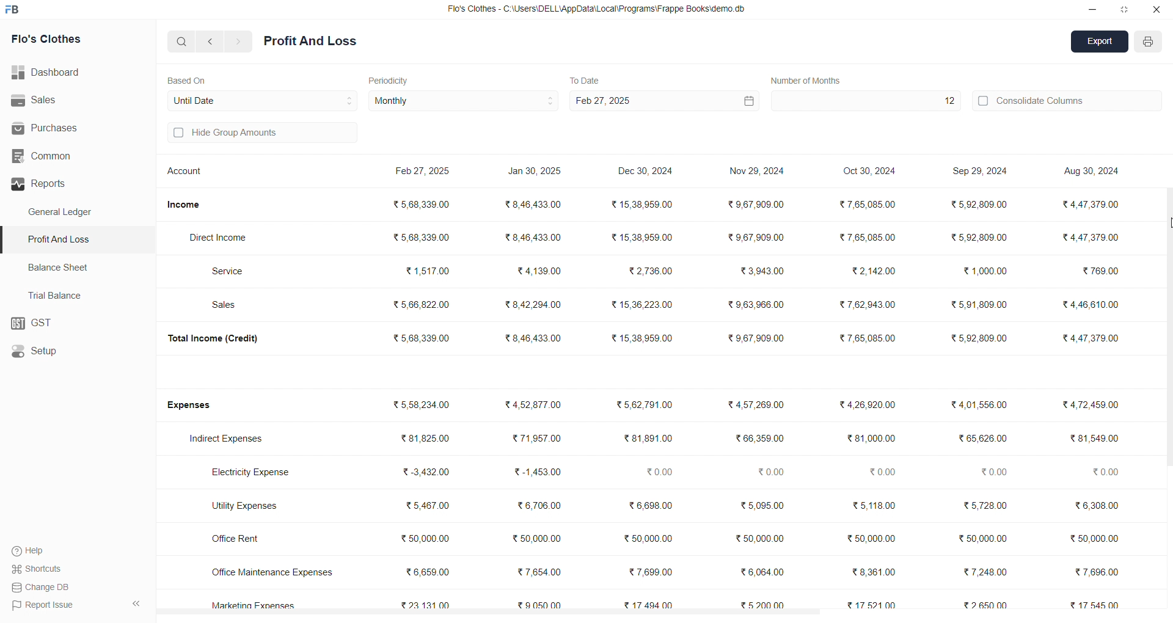 The image size is (1173, 623). I want to click on ₹6,064.00, so click(762, 570).